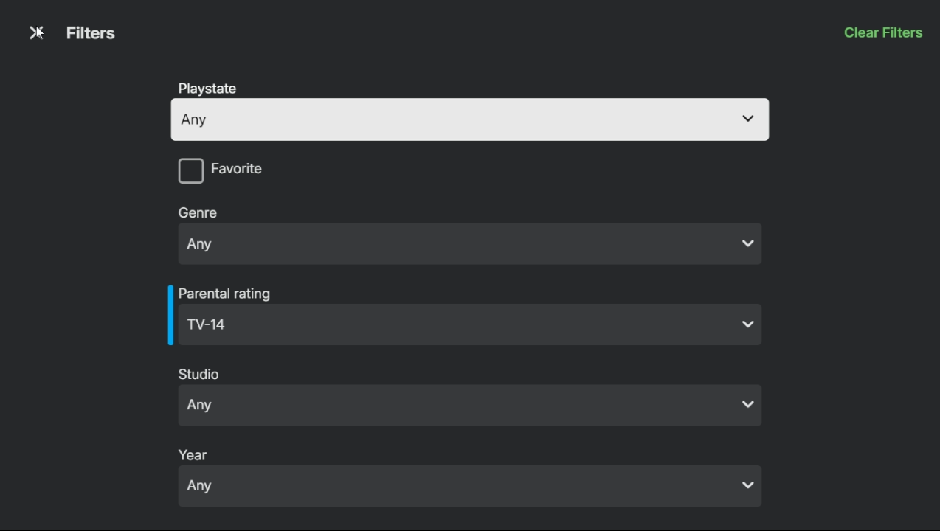 The height and width of the screenshot is (531, 940). I want to click on mouse pointer, so click(39, 36).